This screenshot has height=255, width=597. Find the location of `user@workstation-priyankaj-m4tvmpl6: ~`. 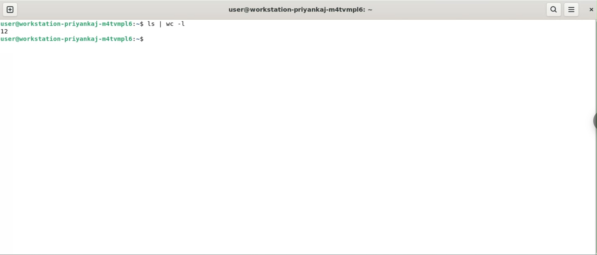

user@workstation-priyankaj-m4tvmpl6: ~ is located at coordinates (303, 9).